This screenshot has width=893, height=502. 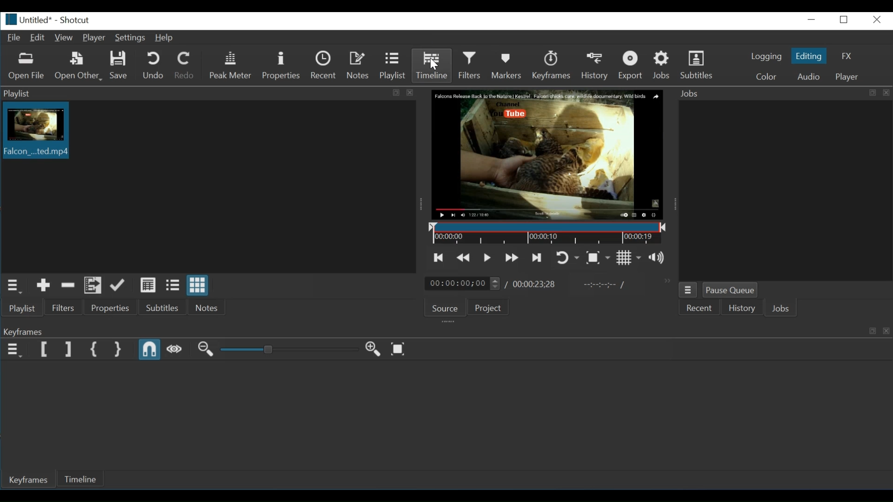 I want to click on Minimize, so click(x=813, y=20).